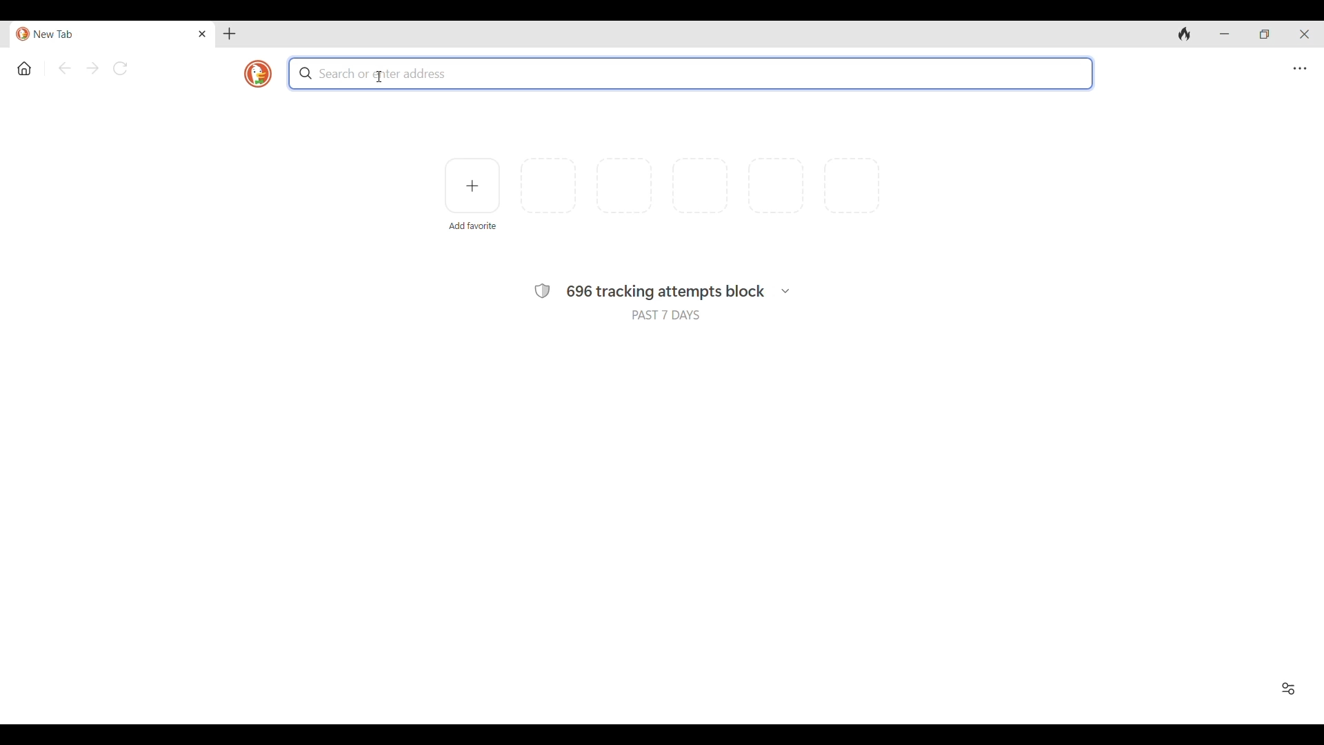  I want to click on Search history breakdown w.r.t. the number of trackers in each search, so click(785, 291).